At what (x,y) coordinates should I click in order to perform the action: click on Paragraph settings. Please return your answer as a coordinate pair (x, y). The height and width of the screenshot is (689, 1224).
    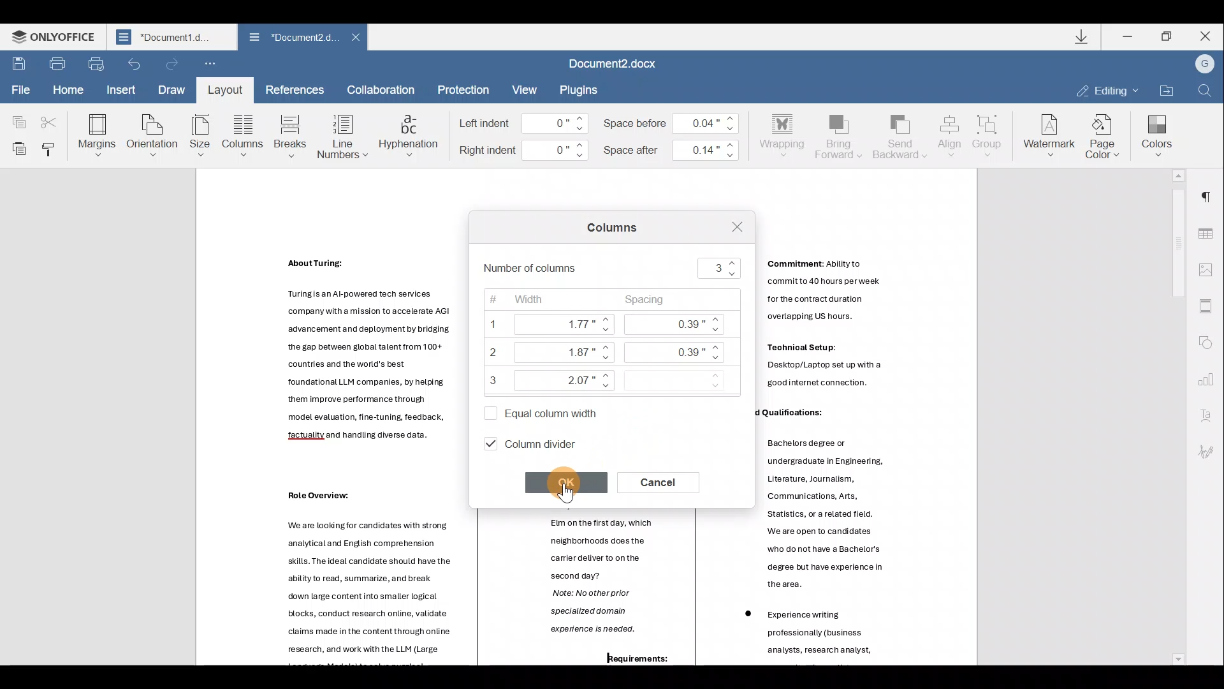
    Looking at the image, I should click on (1211, 192).